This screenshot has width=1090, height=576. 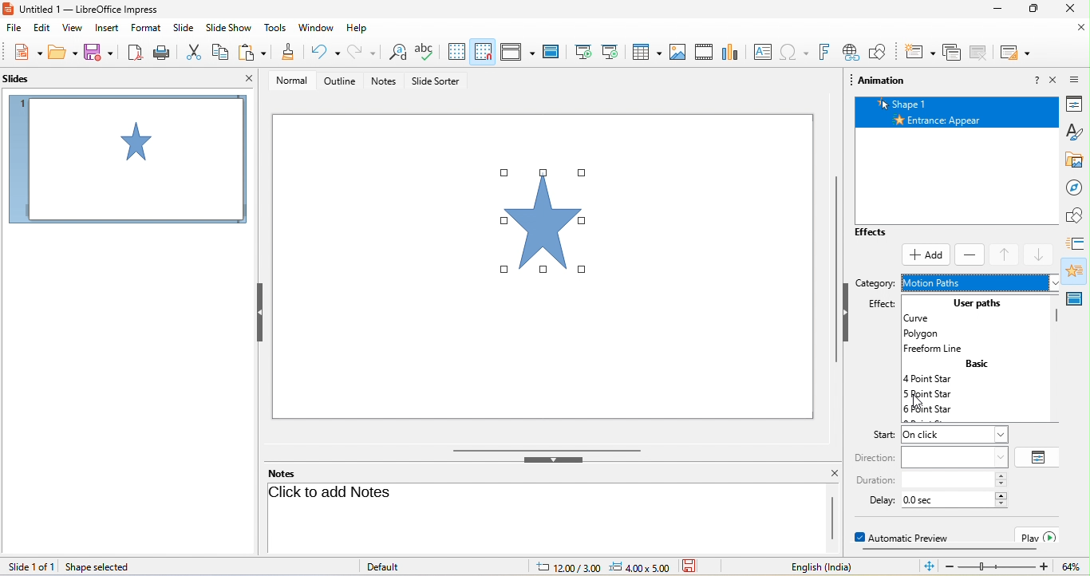 I want to click on master slide, so click(x=1077, y=295).